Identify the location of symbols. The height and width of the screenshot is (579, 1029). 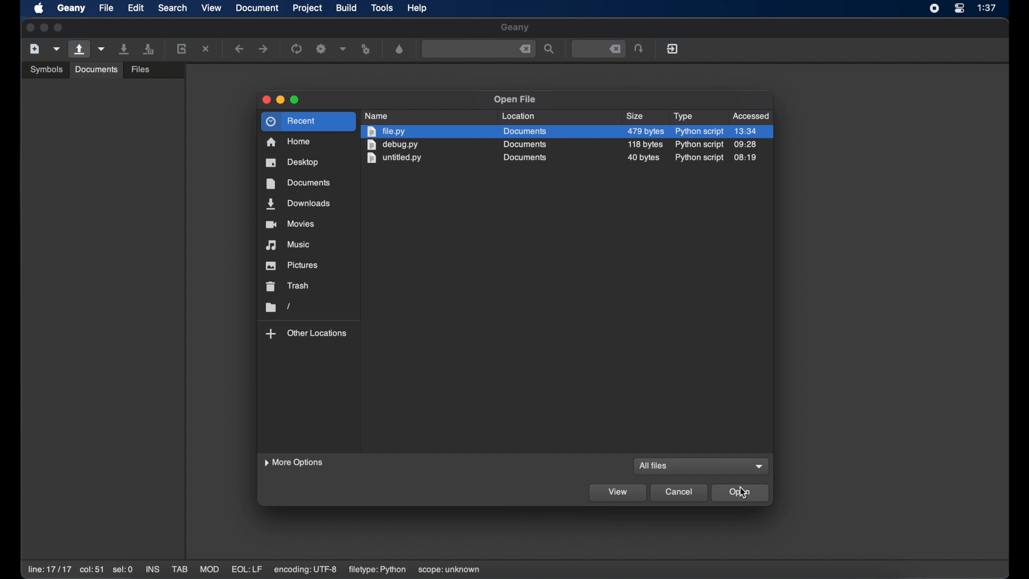
(46, 69).